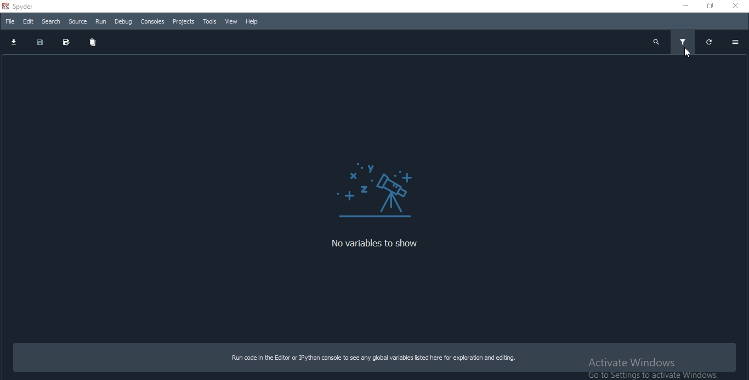 The height and width of the screenshot is (380, 749). Describe the element at coordinates (122, 21) in the screenshot. I see `Debug` at that location.